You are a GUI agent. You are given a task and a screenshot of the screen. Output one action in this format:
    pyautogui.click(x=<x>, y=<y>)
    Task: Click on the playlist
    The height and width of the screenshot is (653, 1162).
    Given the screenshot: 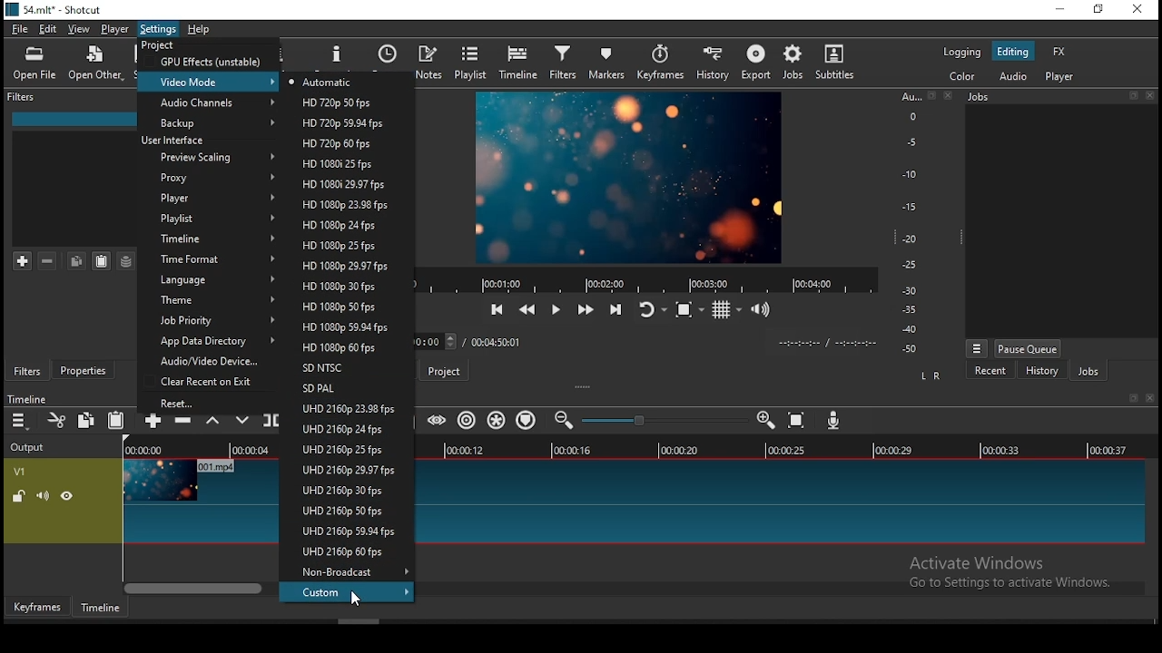 What is the action you would take?
    pyautogui.click(x=209, y=219)
    